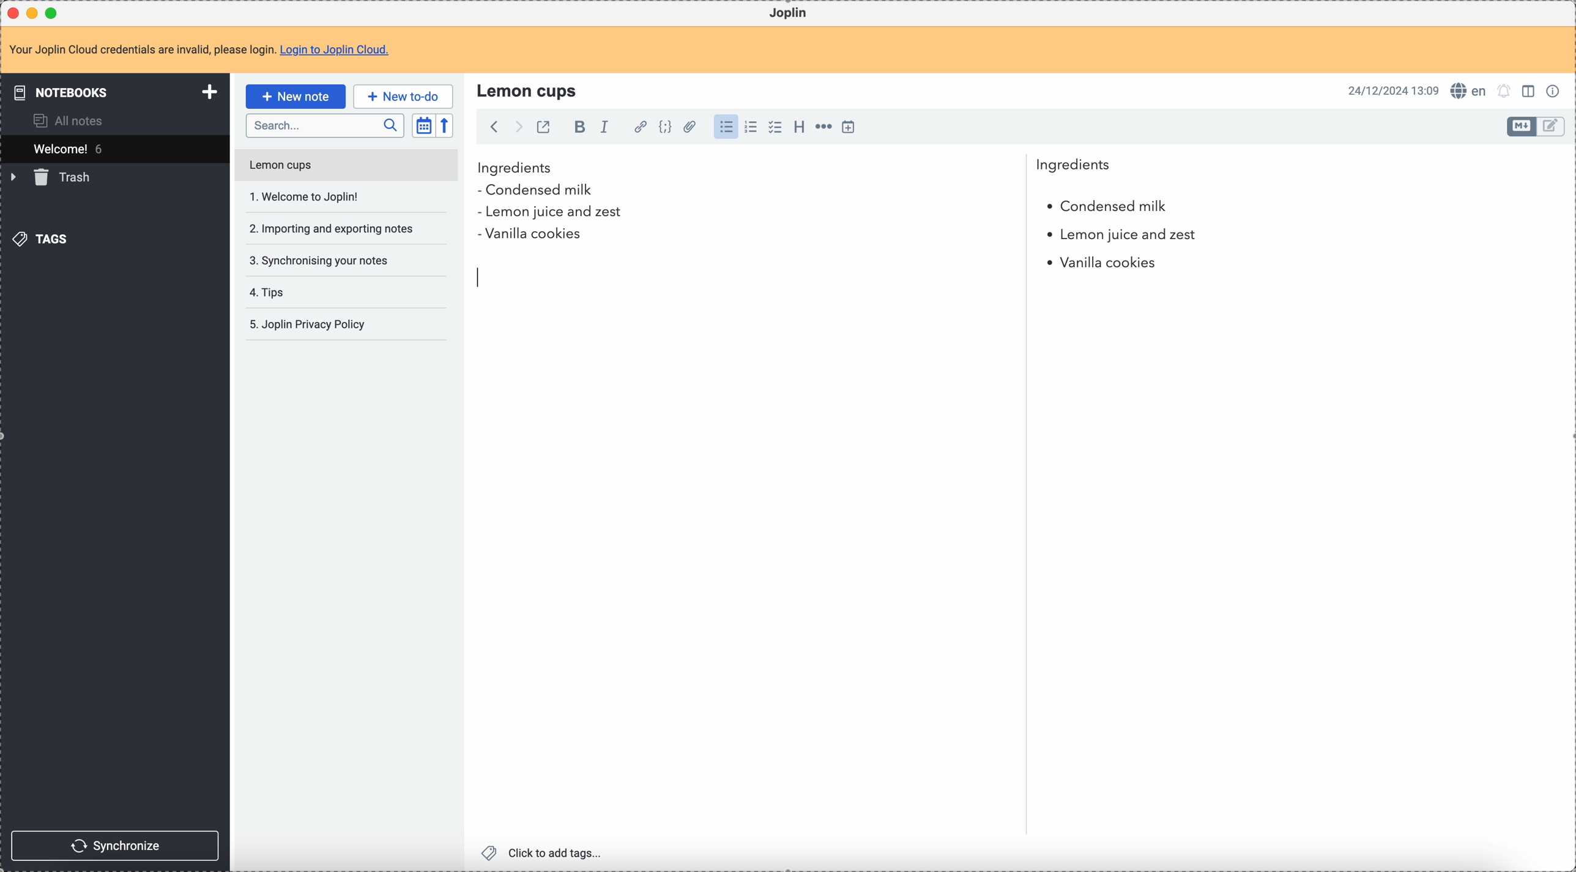 The height and width of the screenshot is (872, 1576). Describe the element at coordinates (1555, 90) in the screenshot. I see `note properties` at that location.